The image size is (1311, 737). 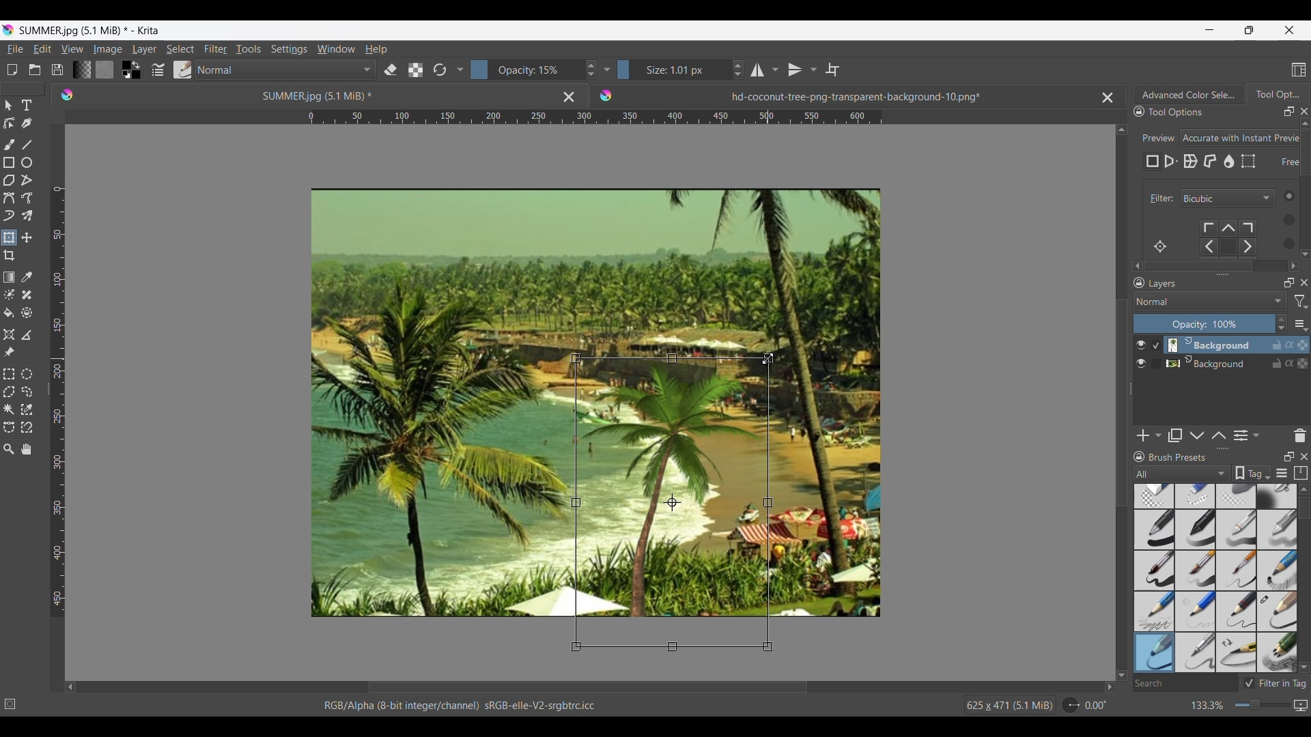 I want to click on Vertical flip options, so click(x=812, y=69).